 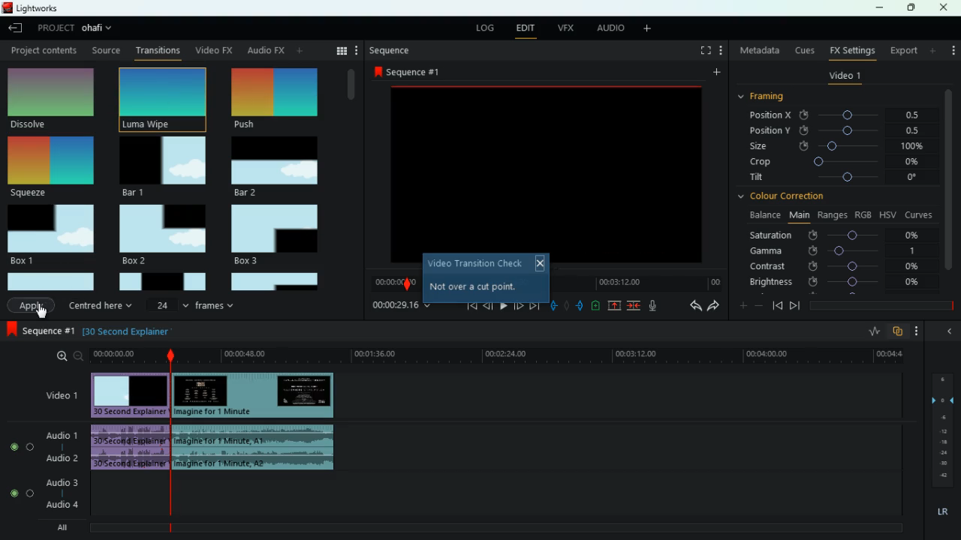 I want to click on metadata, so click(x=760, y=50).